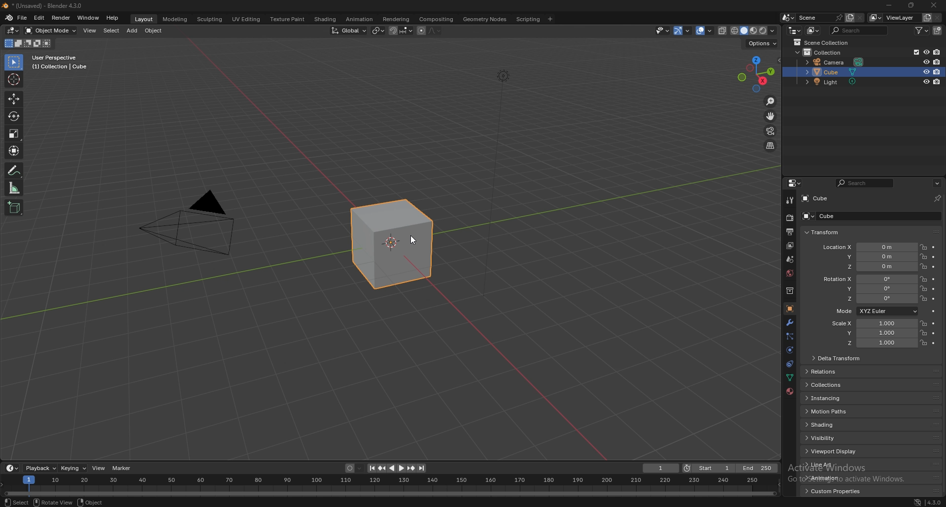 Image resolution: width=946 pixels, height=507 pixels. What do you see at coordinates (288, 19) in the screenshot?
I see `texture paint` at bounding box center [288, 19].